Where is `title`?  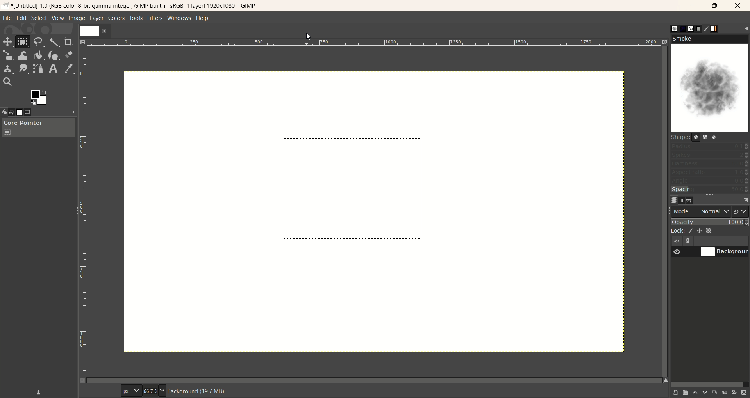
title is located at coordinates (135, 5).